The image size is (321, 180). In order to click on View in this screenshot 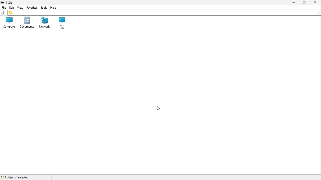, I will do `click(21, 8)`.